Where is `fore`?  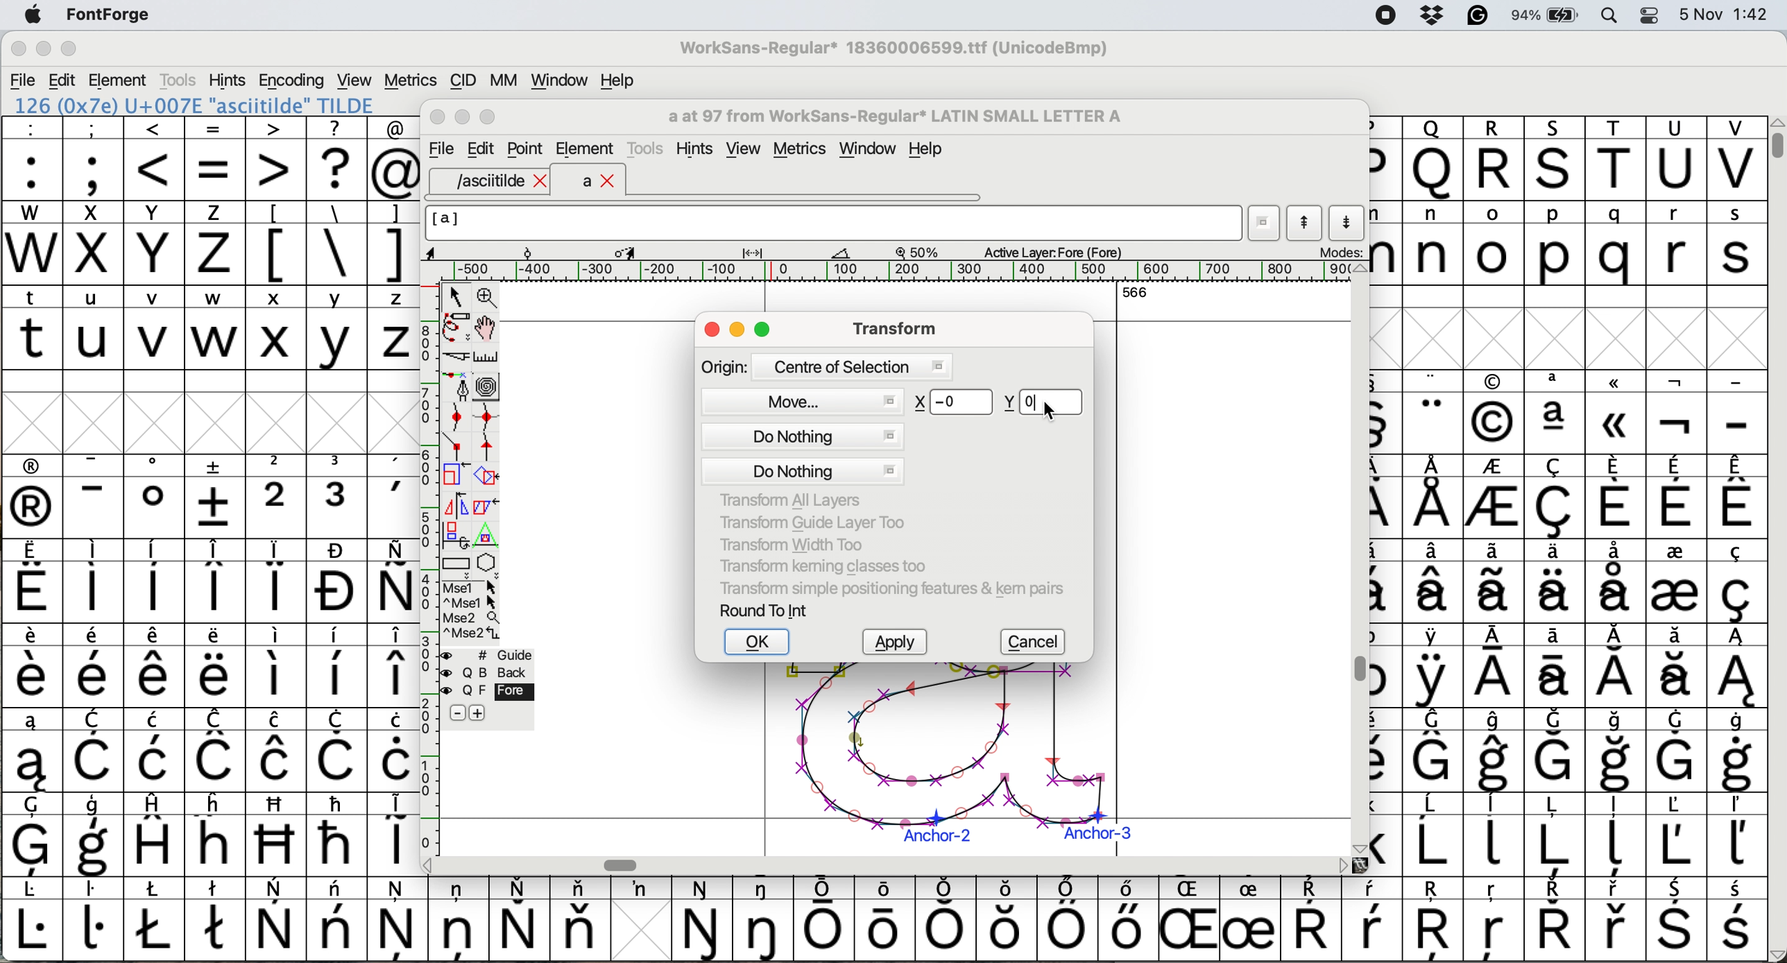 fore is located at coordinates (488, 692).